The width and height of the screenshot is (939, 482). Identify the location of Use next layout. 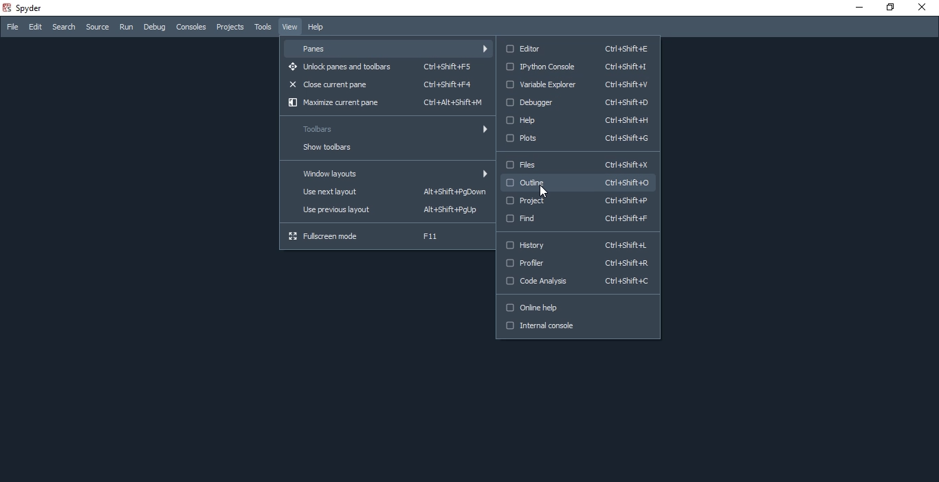
(384, 194).